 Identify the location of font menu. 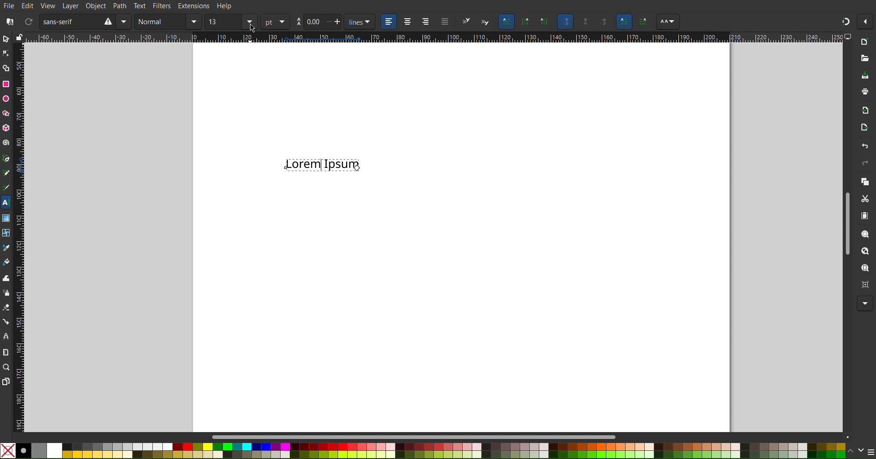
(125, 21).